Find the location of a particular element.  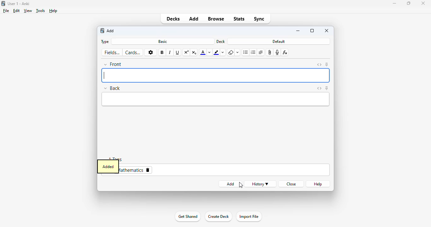

back is located at coordinates (216, 99).